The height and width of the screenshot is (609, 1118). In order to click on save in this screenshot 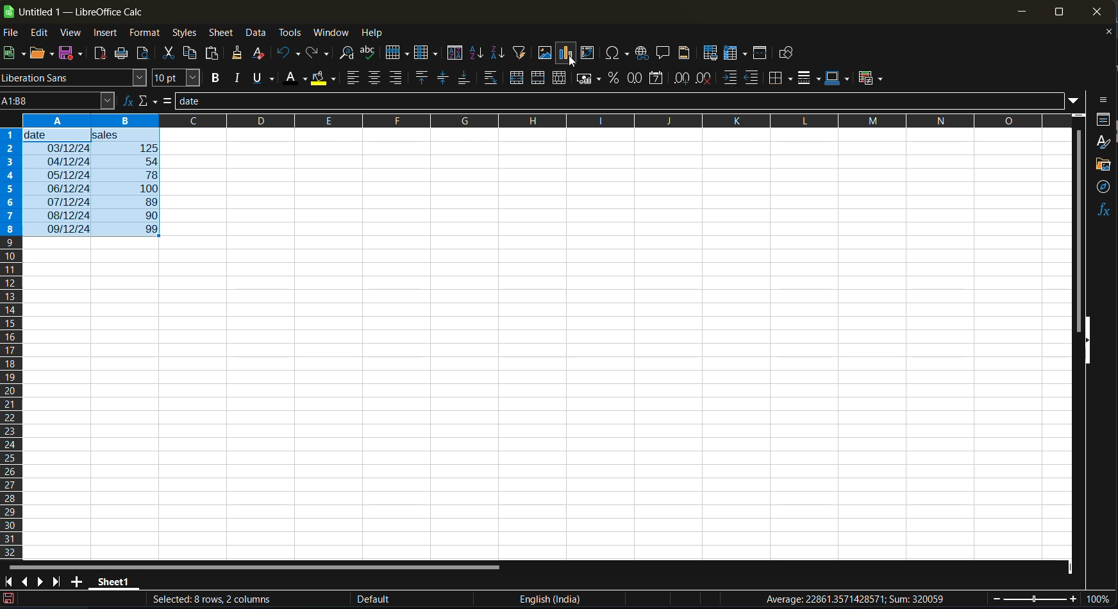, I will do `click(74, 53)`.